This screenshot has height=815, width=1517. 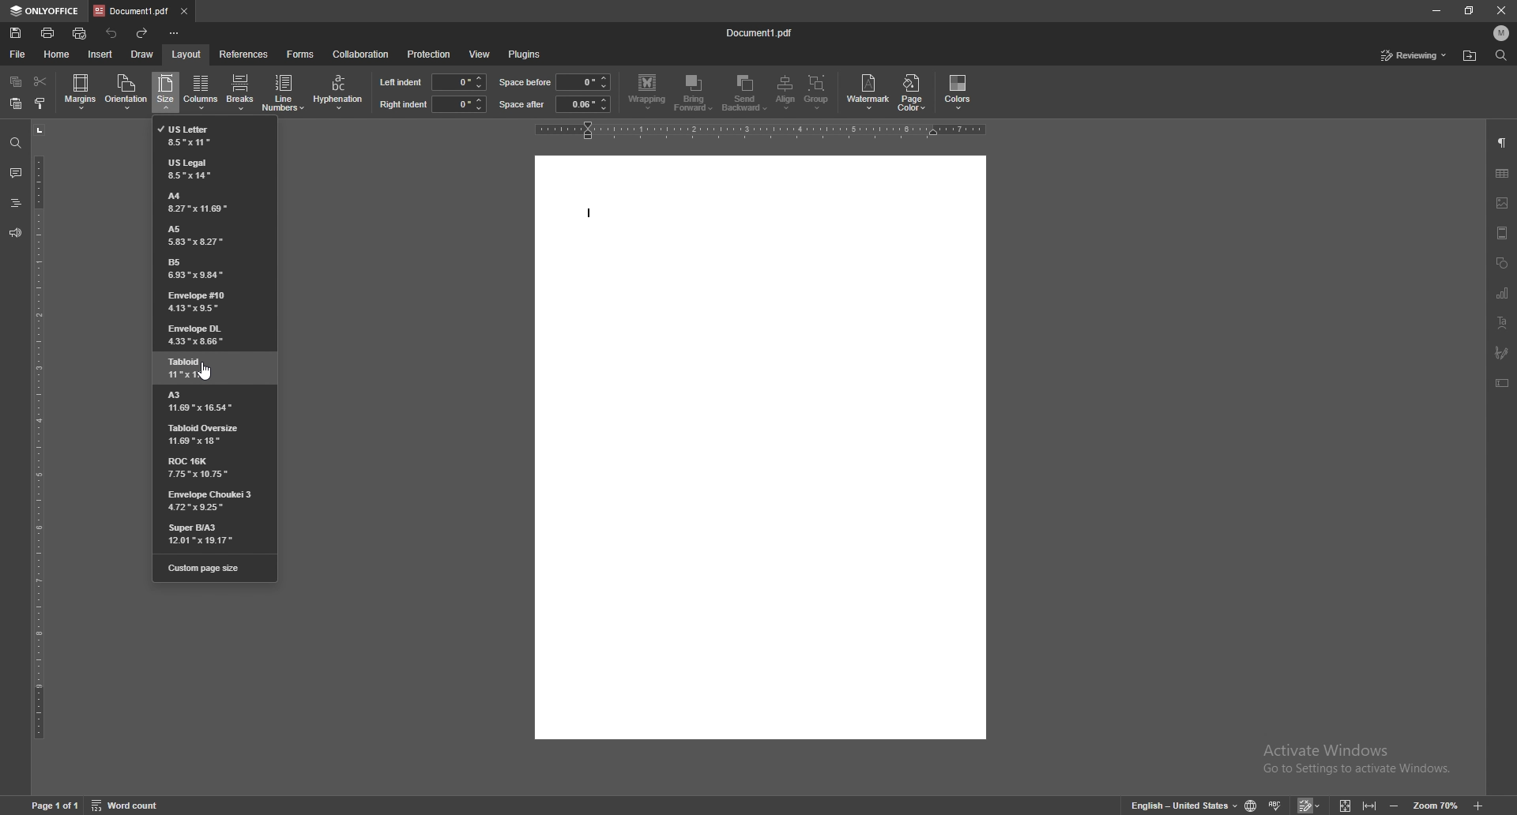 What do you see at coordinates (217, 532) in the screenshot?
I see `super b/a3` at bounding box center [217, 532].